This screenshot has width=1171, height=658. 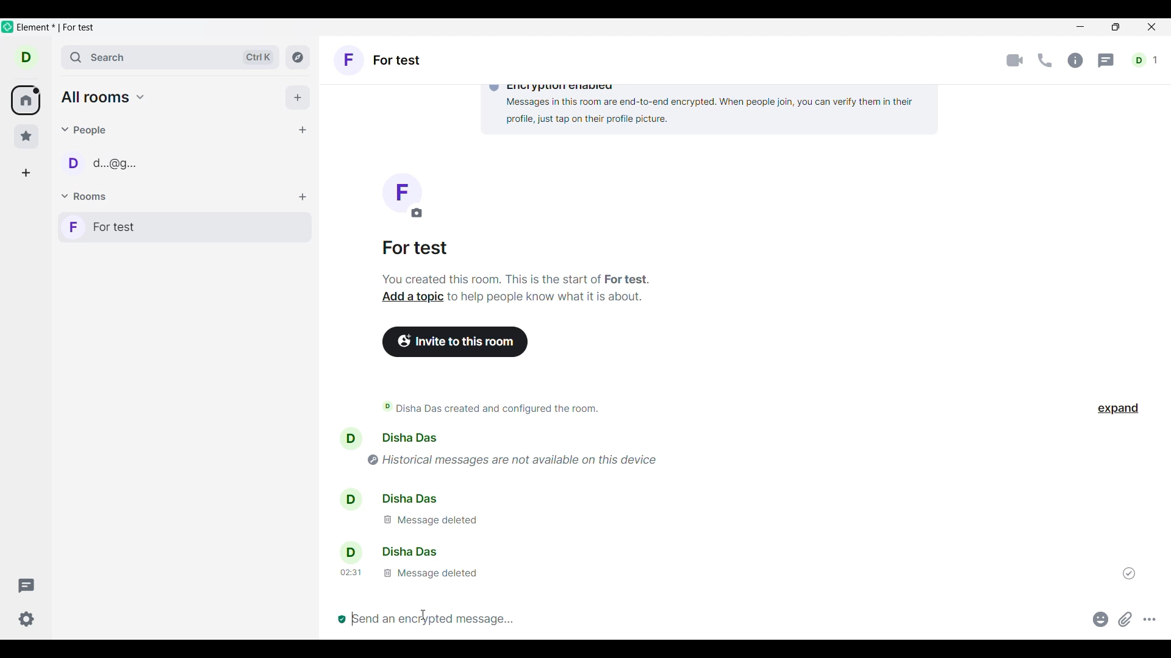 I want to click on everyone in this room is verified, so click(x=340, y=618).